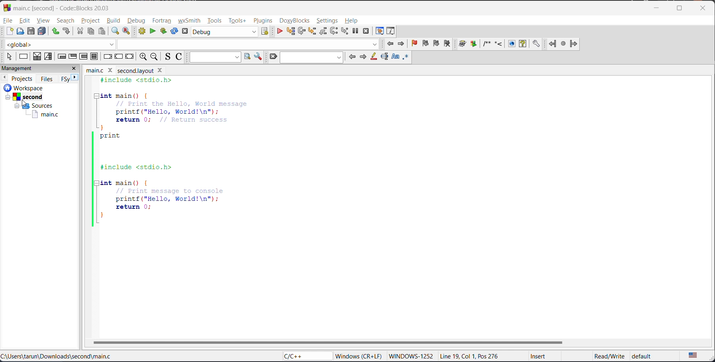 This screenshot has height=362, width=715. I want to click on close, so click(75, 69).